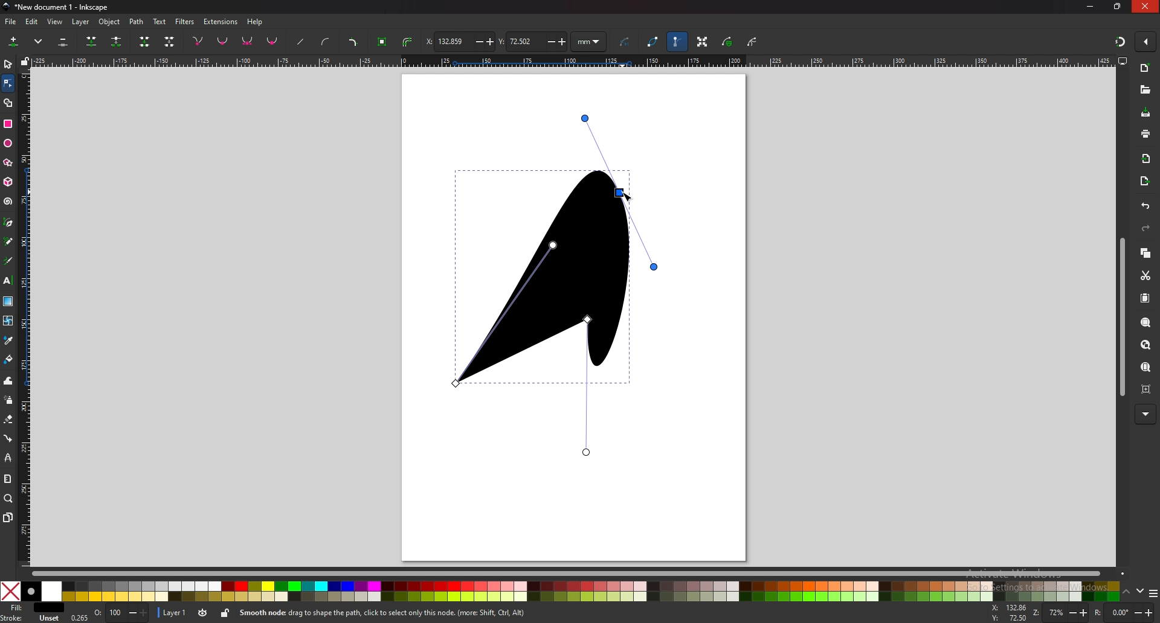 The height and width of the screenshot is (623, 1160). What do you see at coordinates (409, 42) in the screenshot?
I see `stroke to path` at bounding box center [409, 42].